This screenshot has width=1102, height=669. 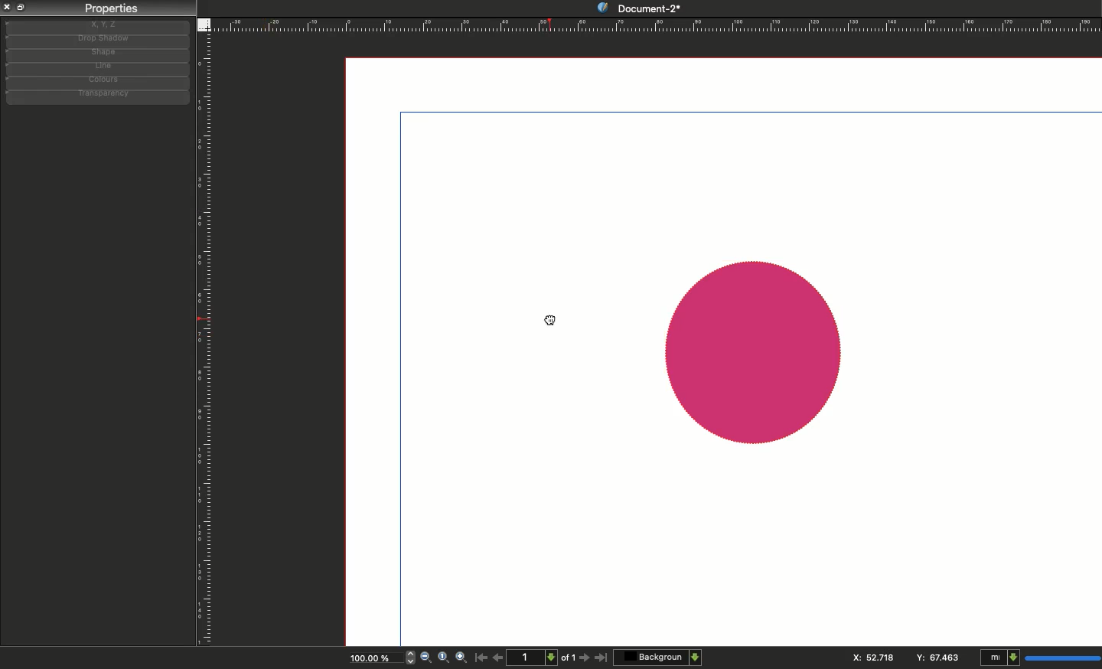 I want to click on of 1, so click(x=569, y=660).